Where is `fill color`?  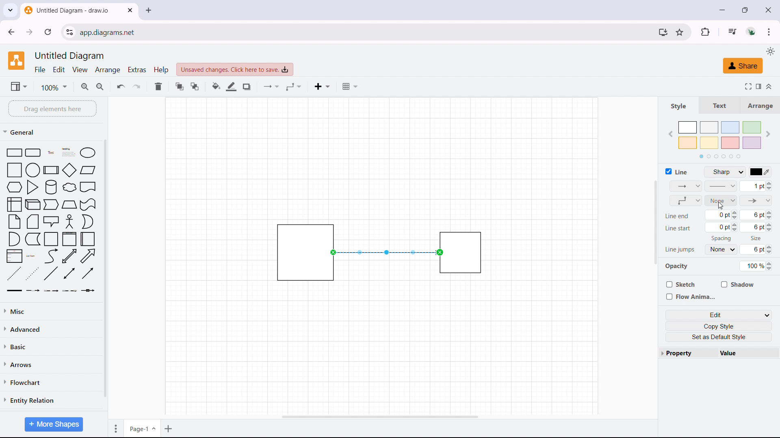 fill color is located at coordinates (216, 87).